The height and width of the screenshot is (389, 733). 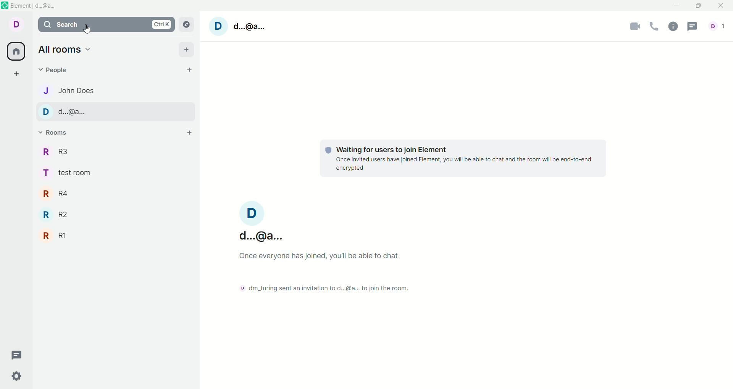 I want to click on video call, so click(x=633, y=27).